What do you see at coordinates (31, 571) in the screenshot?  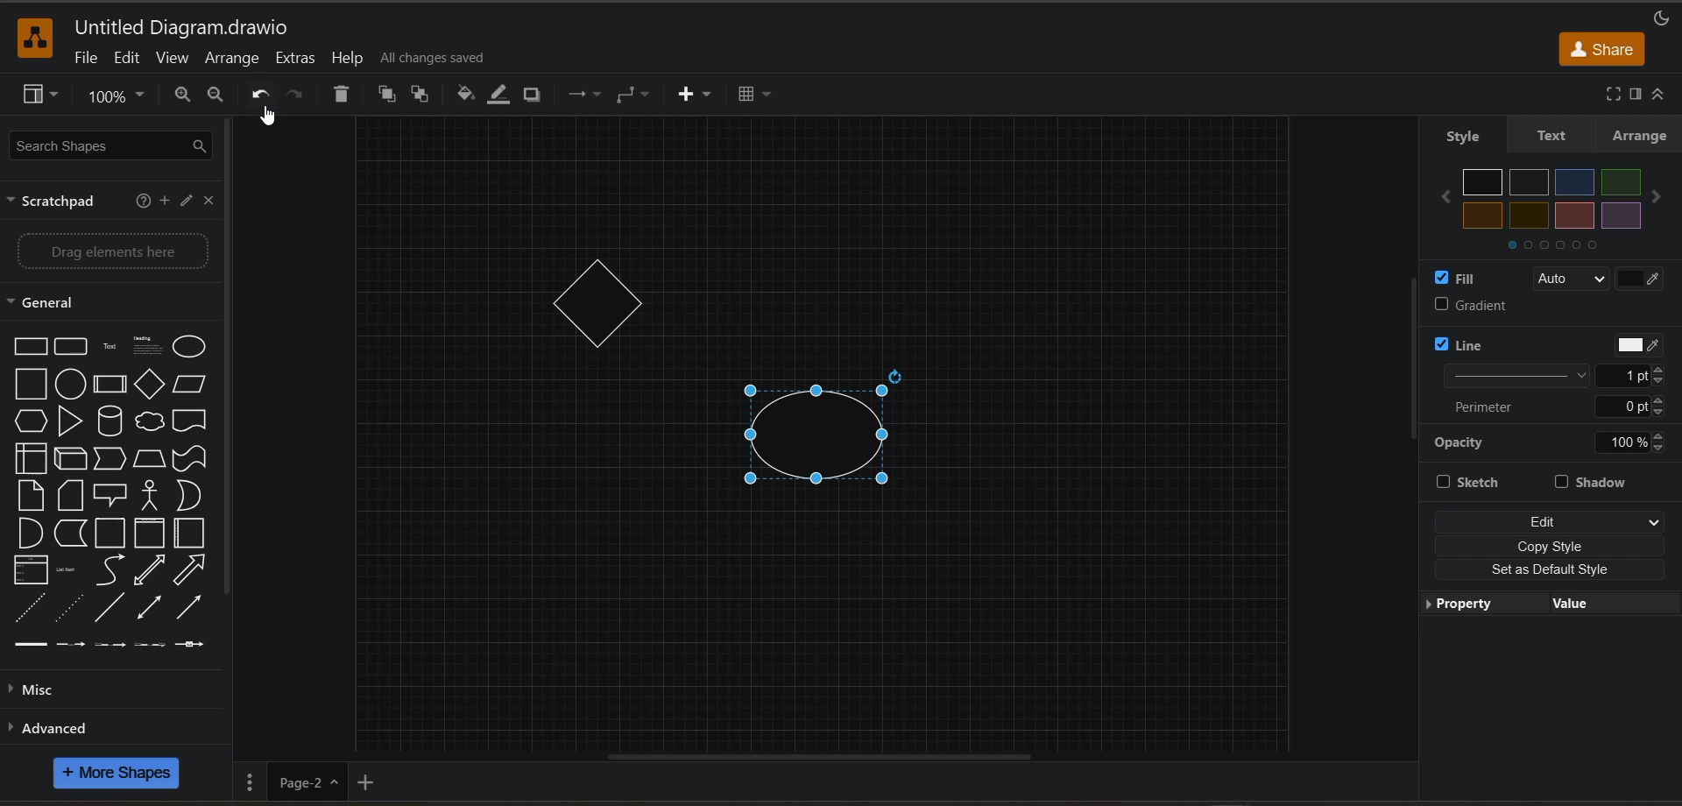 I see `Item List` at bounding box center [31, 571].